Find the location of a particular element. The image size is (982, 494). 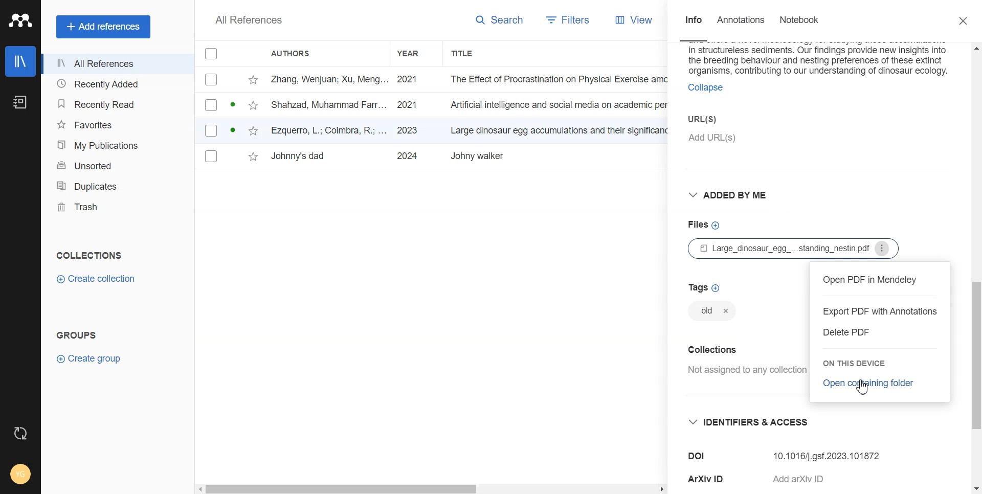

Notebook is located at coordinates (799, 21).